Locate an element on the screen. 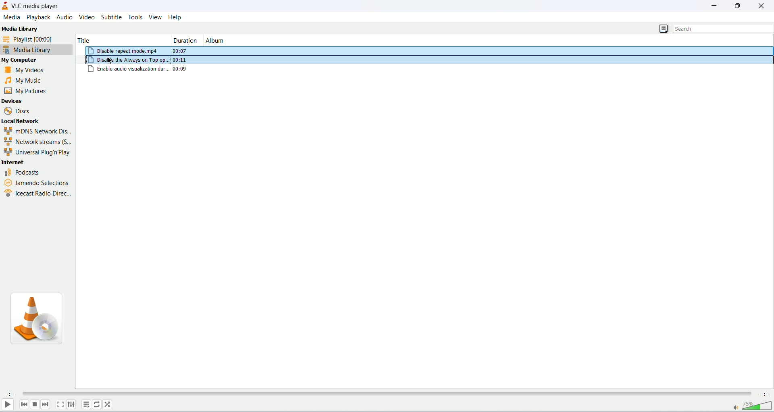  Universal Plug n Play is located at coordinates (35, 152).